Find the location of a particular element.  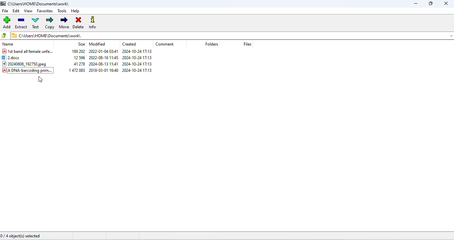

tools is located at coordinates (63, 11).